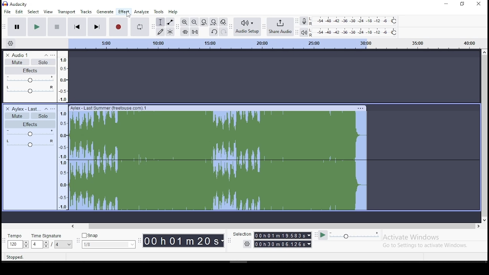 The height and width of the screenshot is (275, 489). Describe the element at coordinates (462, 4) in the screenshot. I see `restore` at that location.